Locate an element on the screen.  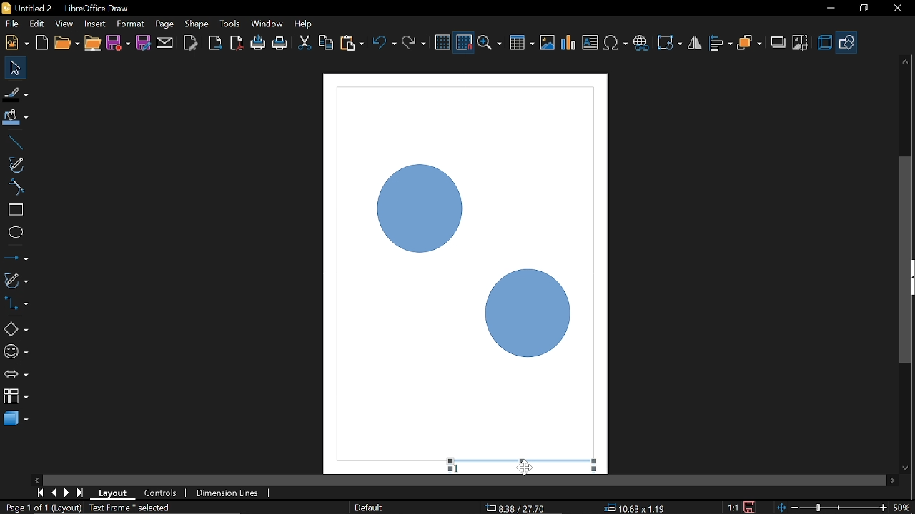
Save as is located at coordinates (143, 43).